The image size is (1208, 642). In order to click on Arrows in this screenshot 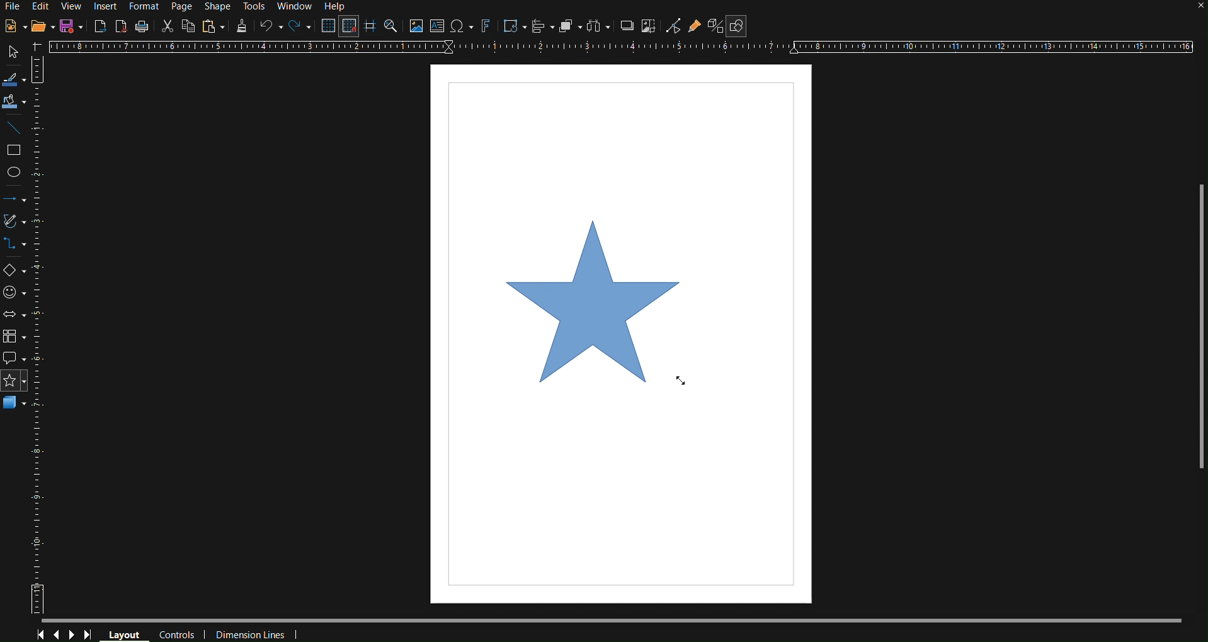, I will do `click(16, 202)`.